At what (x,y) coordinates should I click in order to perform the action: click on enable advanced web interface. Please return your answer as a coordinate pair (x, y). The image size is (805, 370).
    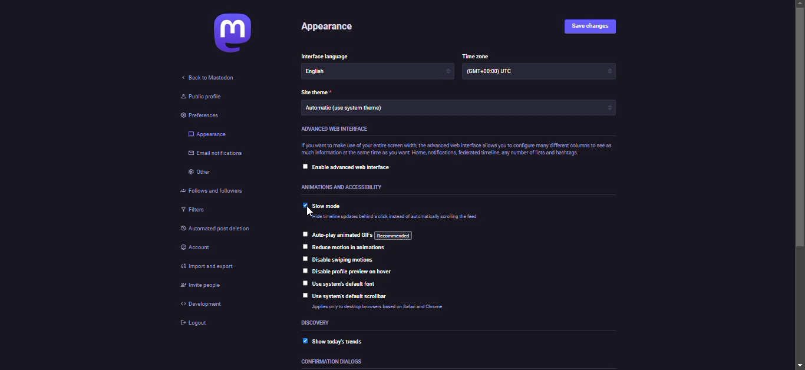
    Looking at the image, I should click on (354, 169).